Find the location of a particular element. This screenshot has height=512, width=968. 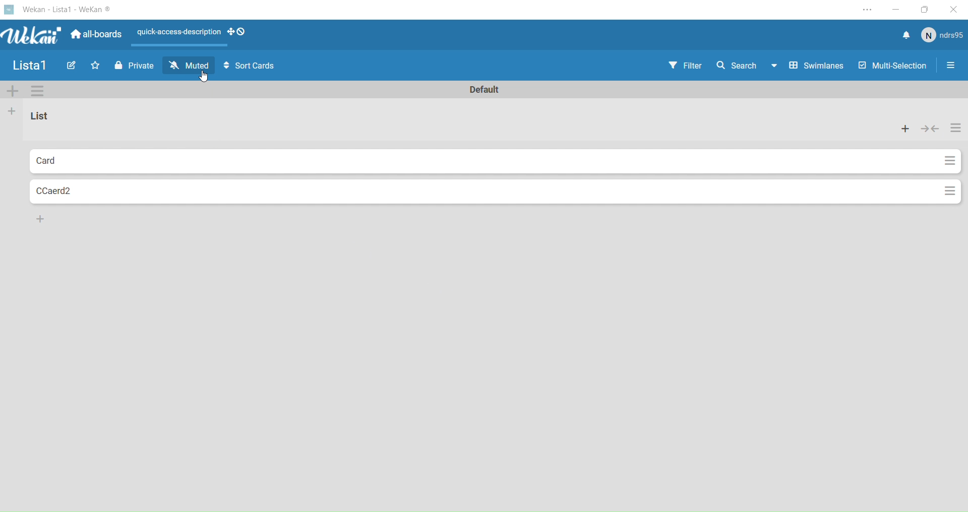

Settings is located at coordinates (951, 67).